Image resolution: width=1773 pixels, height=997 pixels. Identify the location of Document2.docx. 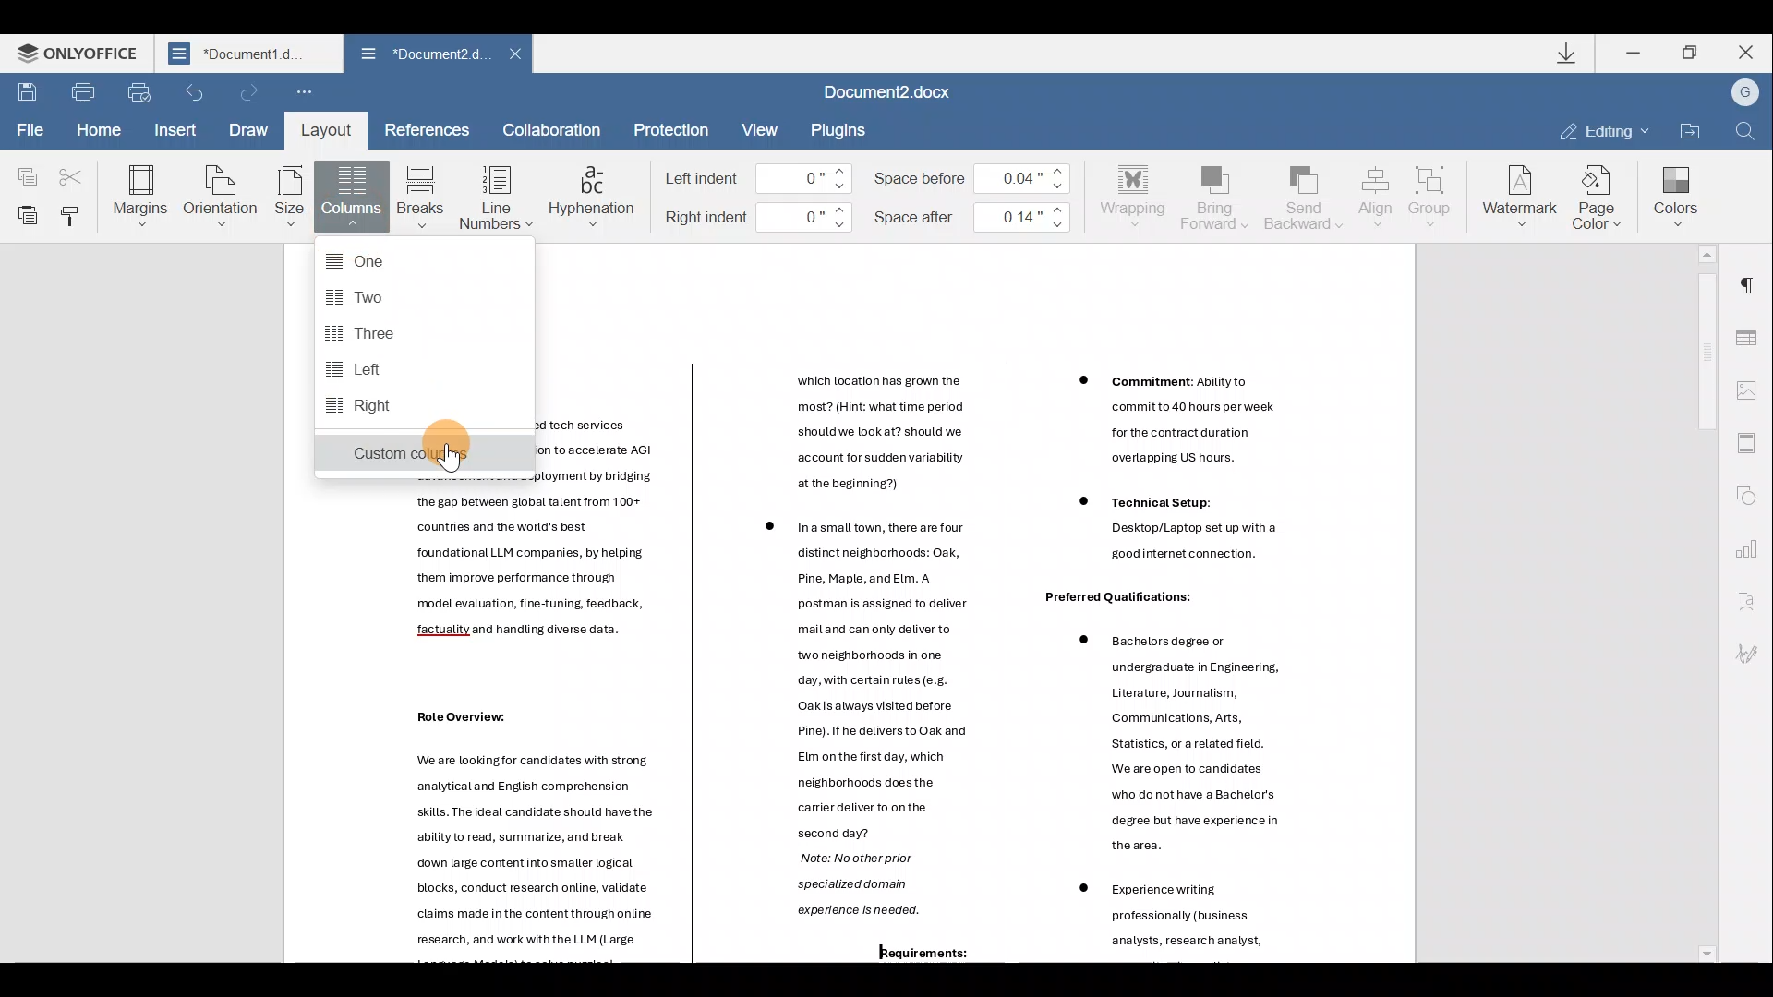
(899, 93).